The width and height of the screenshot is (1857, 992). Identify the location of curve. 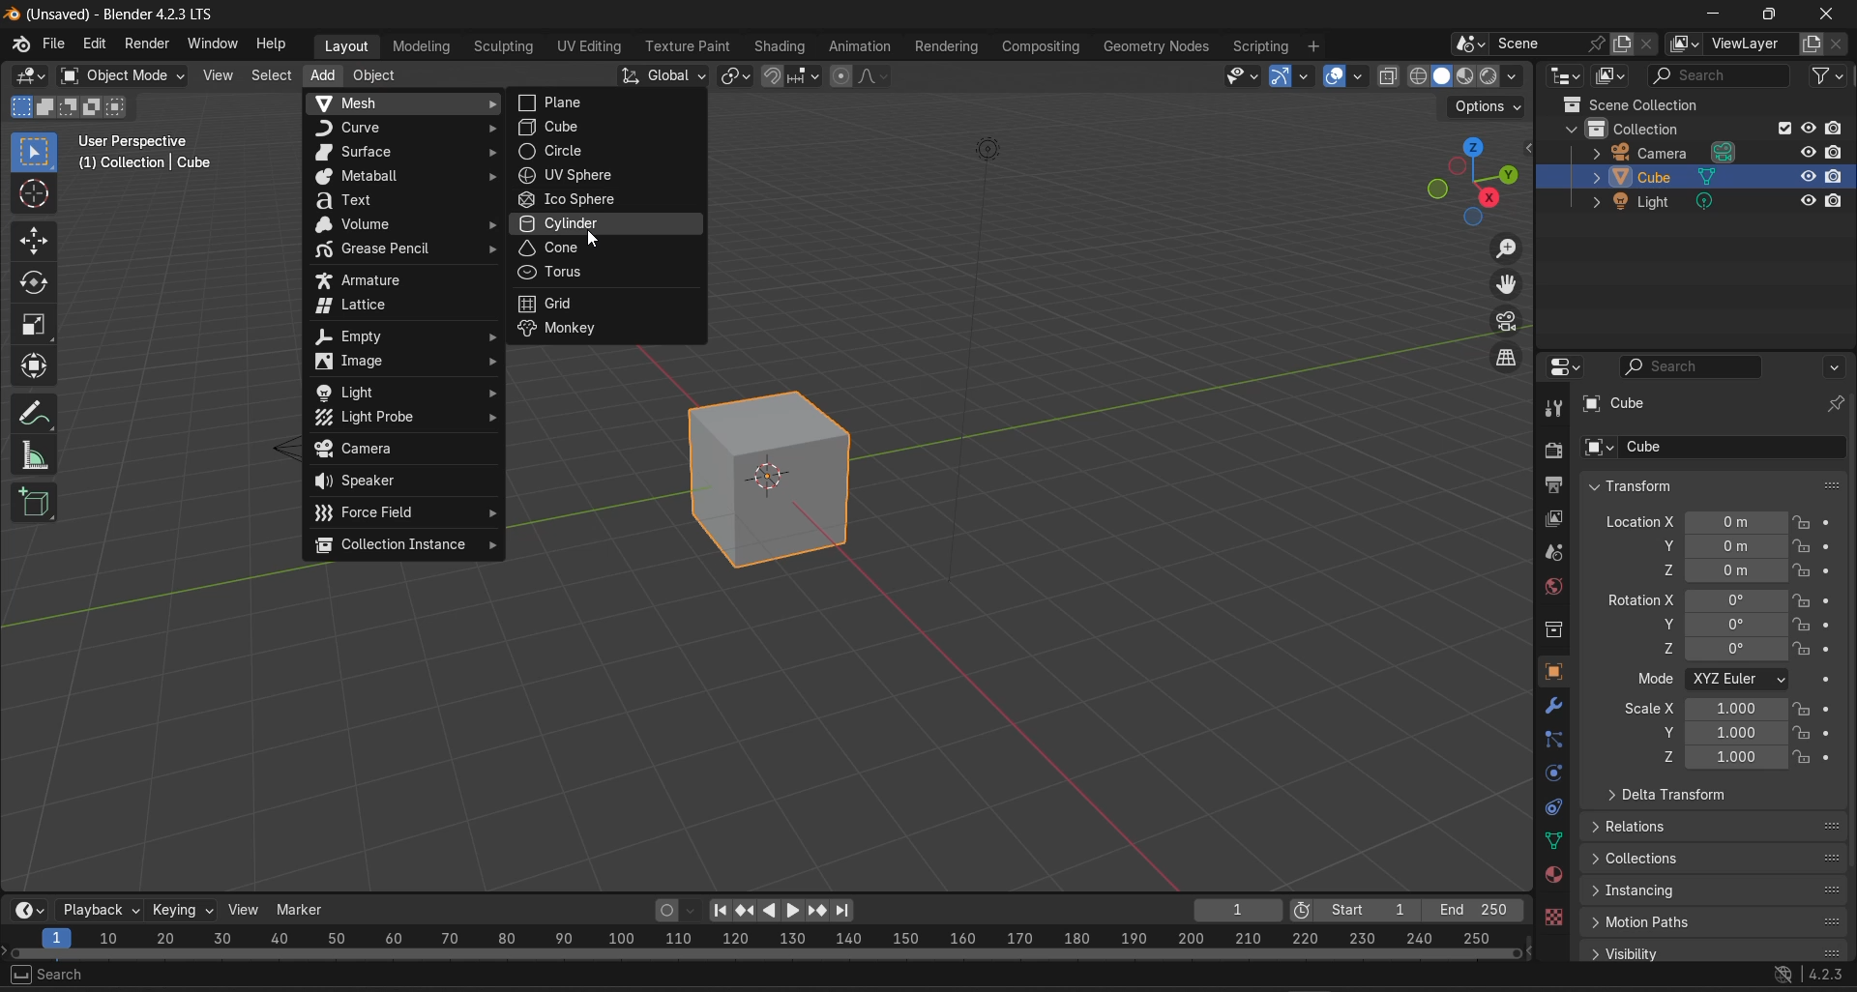
(406, 129).